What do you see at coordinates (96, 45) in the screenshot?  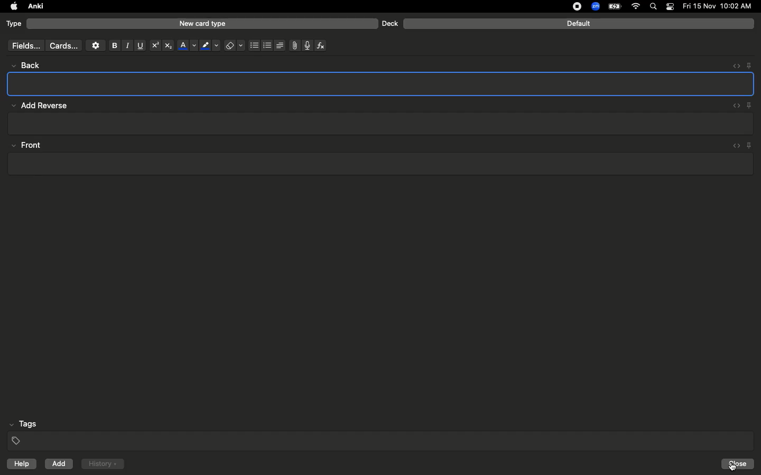 I see `Settings` at bounding box center [96, 45].